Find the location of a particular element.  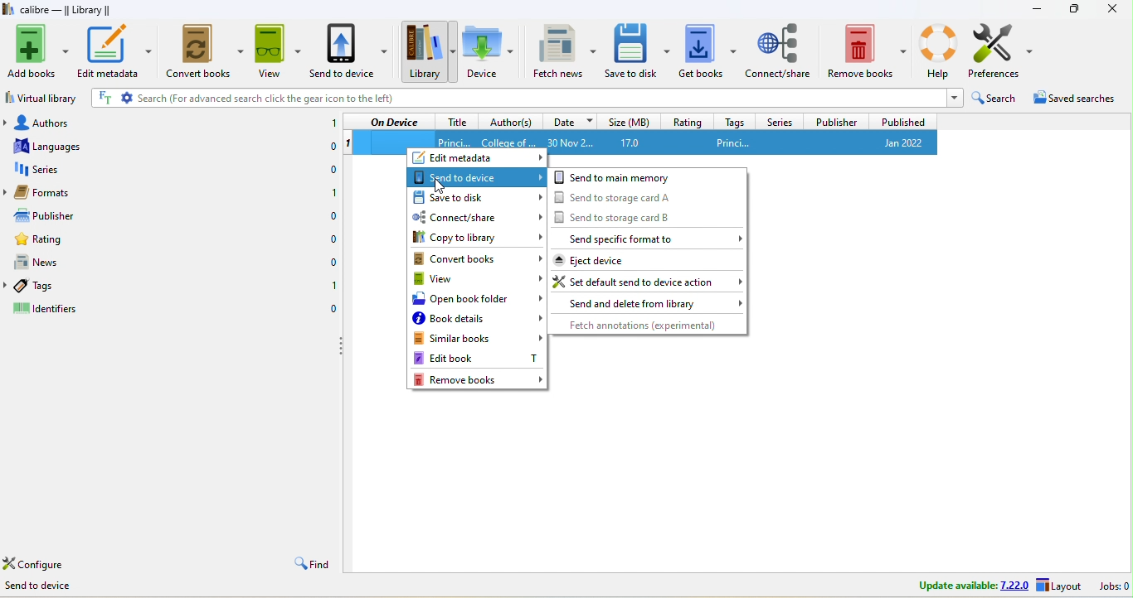

search is located at coordinates (995, 100).